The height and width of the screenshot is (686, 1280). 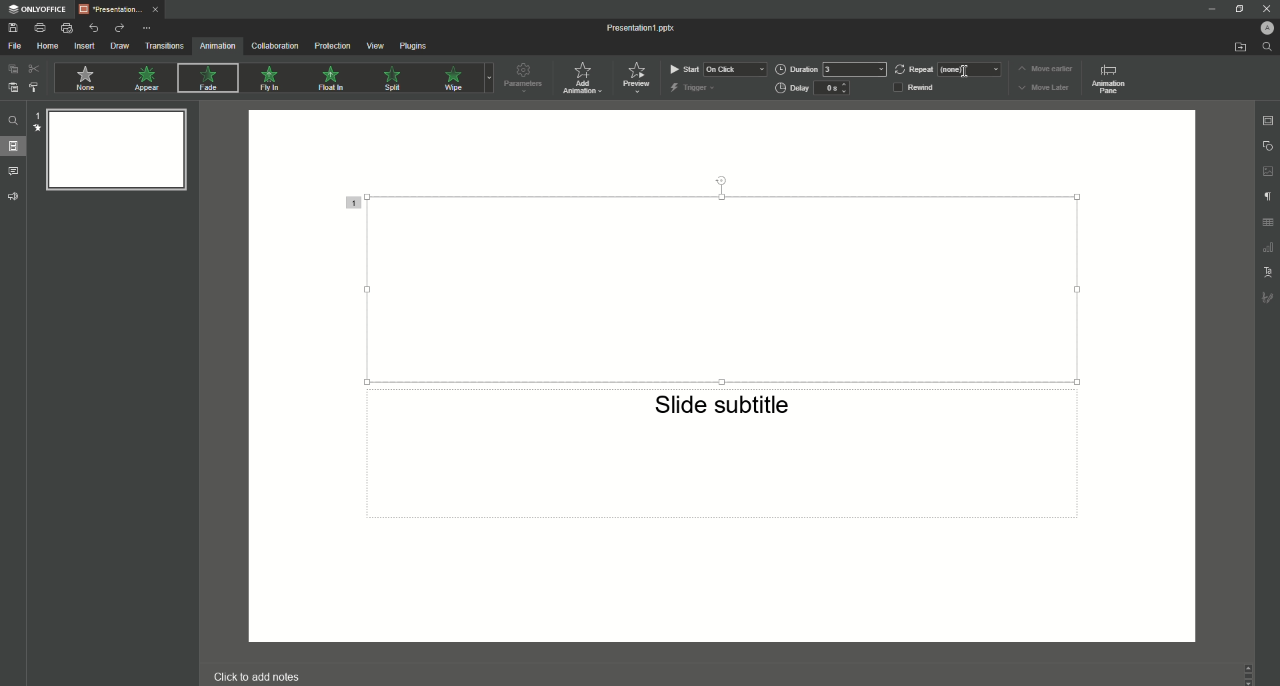 I want to click on Add Animation, so click(x=585, y=79).